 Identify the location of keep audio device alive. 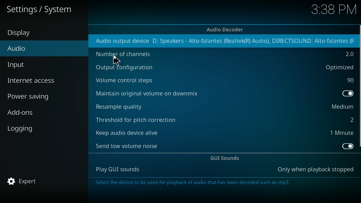
(127, 131).